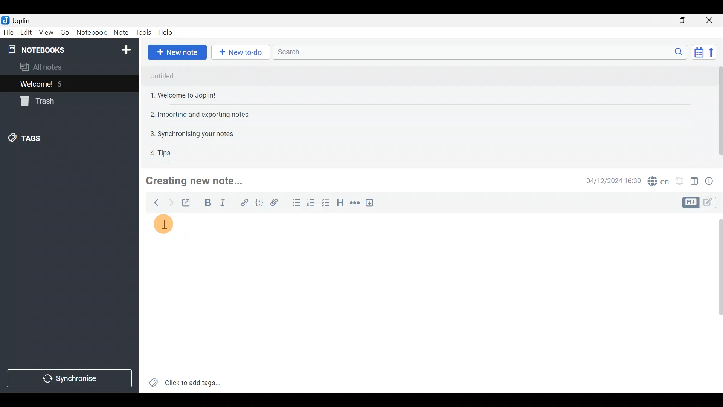 The width and height of the screenshot is (723, 407). I want to click on Untitled, so click(162, 76).